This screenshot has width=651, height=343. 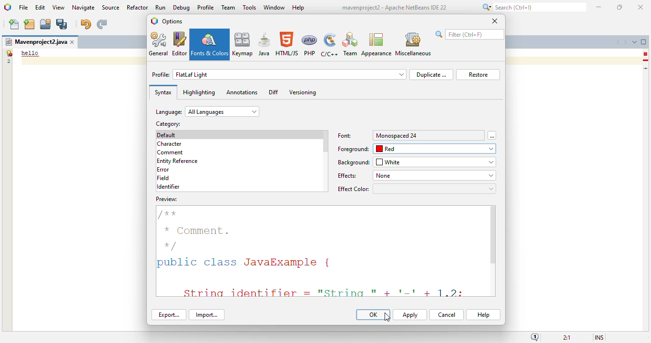 I want to click on logo, so click(x=154, y=21).